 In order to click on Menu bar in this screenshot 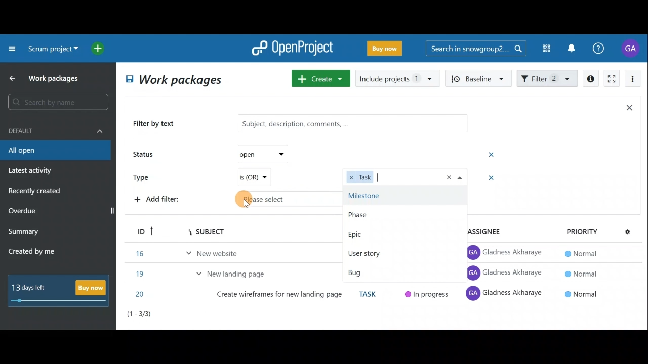, I will do `click(193, 231)`.